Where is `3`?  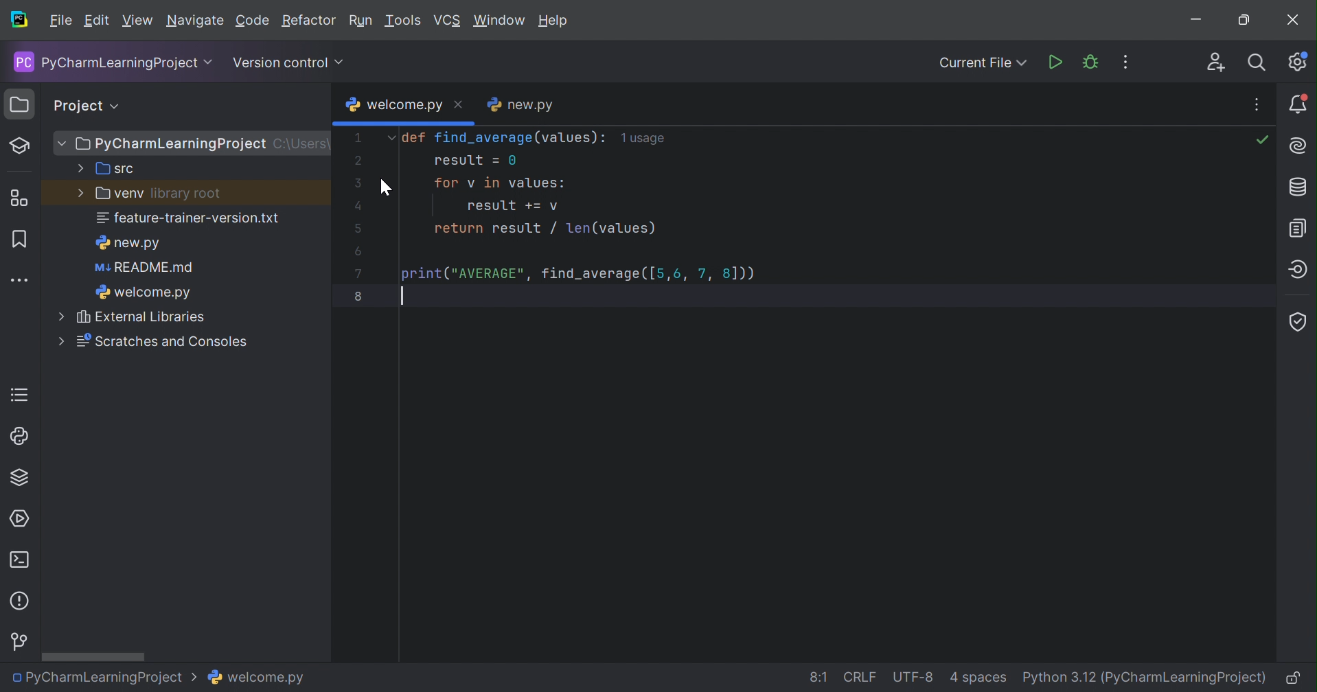 3 is located at coordinates (358, 183).